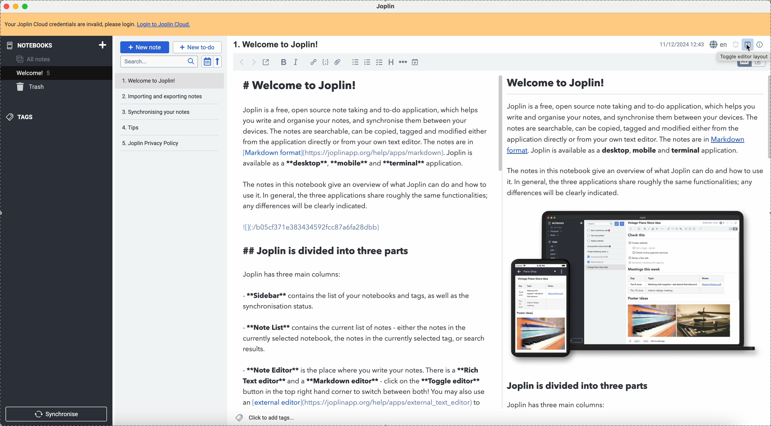 The width and height of the screenshot is (771, 426). I want to click on note properties, so click(760, 45).